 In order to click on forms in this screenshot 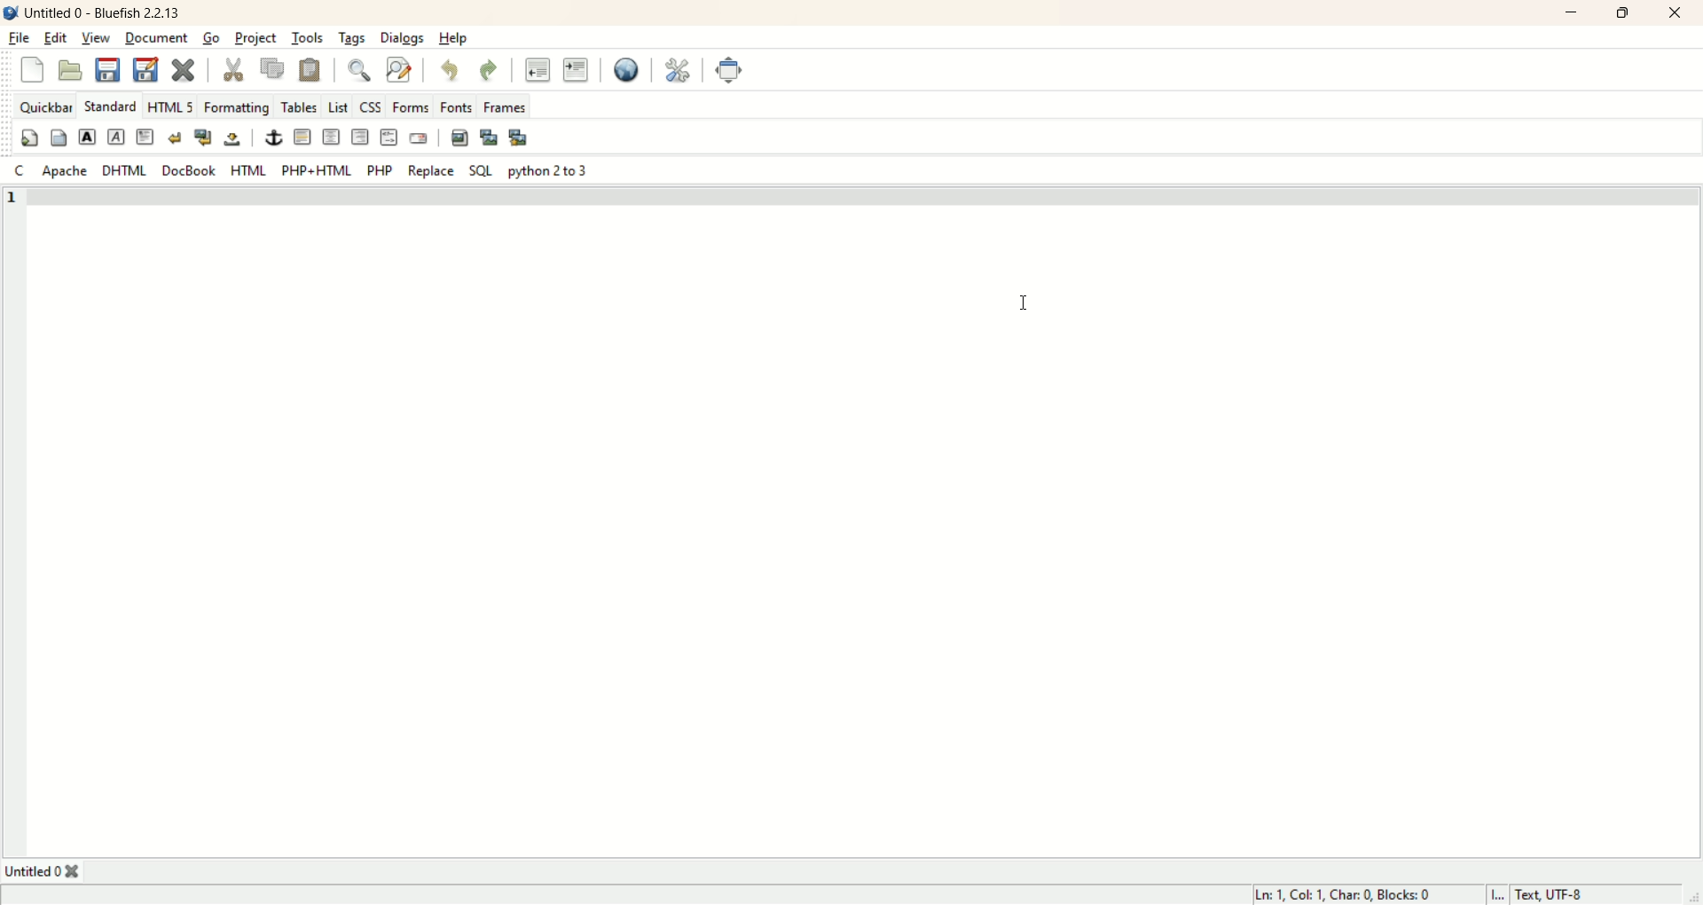, I will do `click(410, 106)`.